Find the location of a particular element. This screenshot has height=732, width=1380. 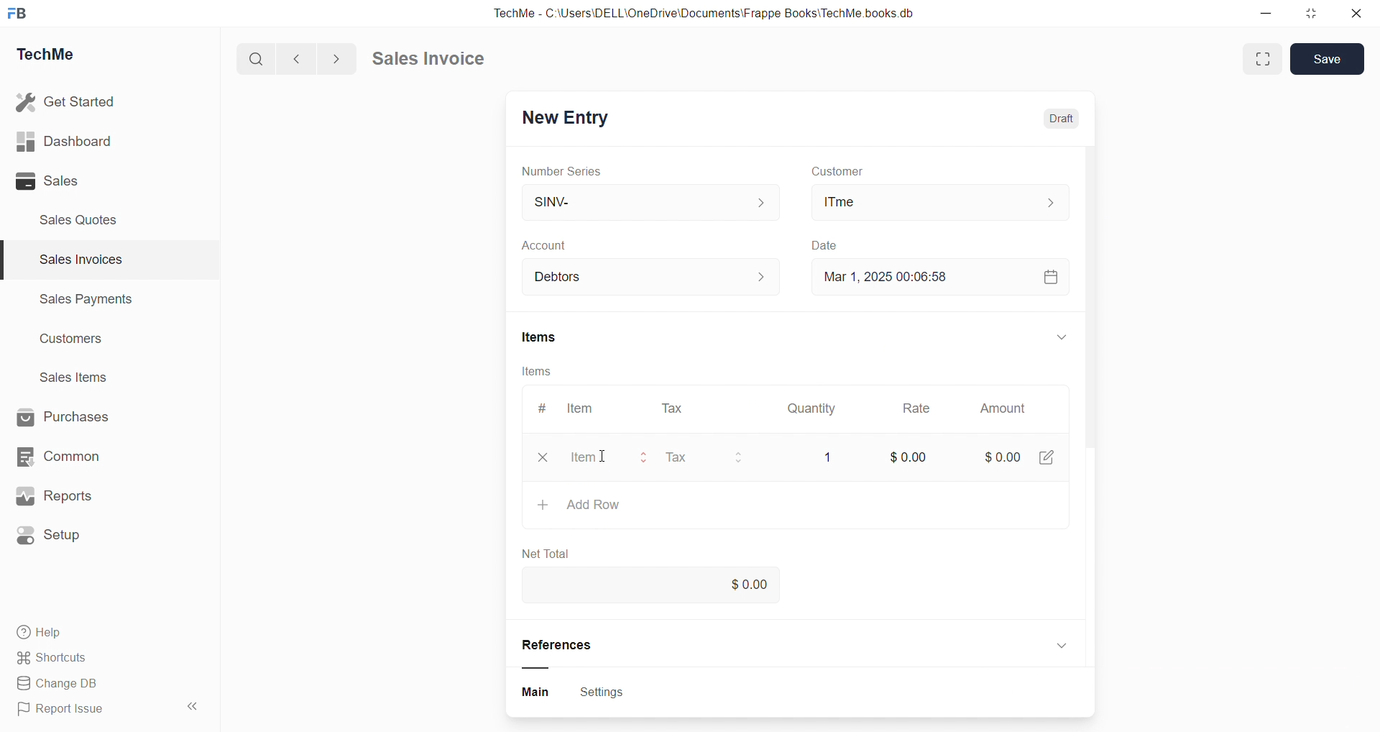

EB Common is located at coordinates (73, 456).